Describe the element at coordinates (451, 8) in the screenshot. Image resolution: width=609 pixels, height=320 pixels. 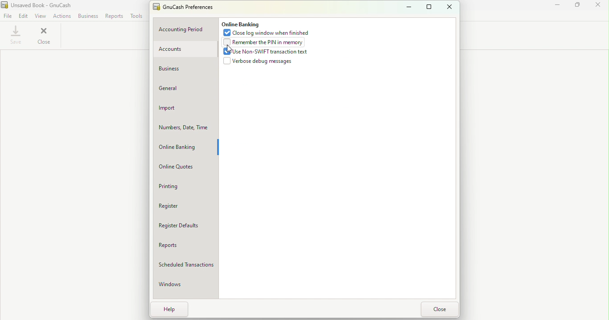
I see `close` at that location.